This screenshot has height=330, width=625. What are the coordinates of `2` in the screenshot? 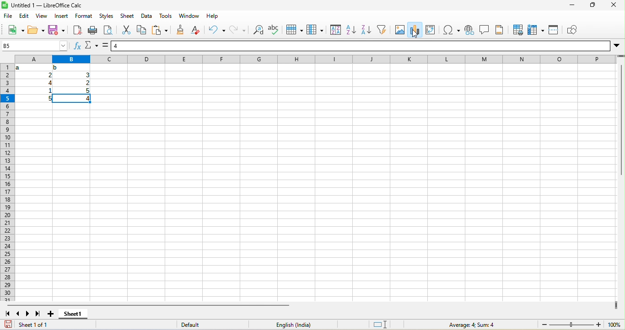 It's located at (49, 75).